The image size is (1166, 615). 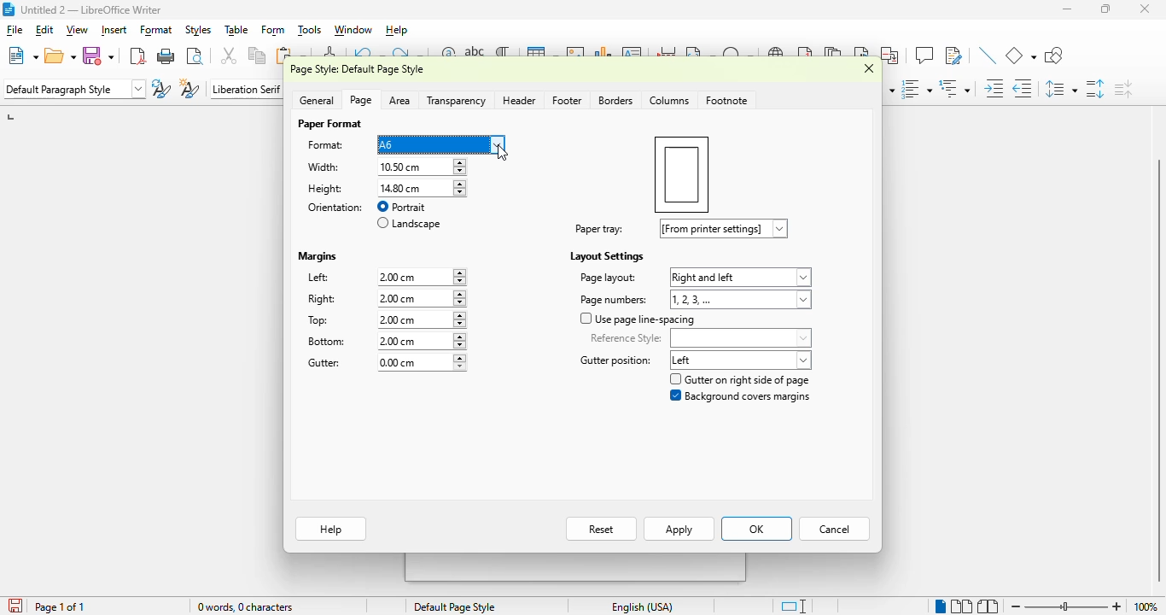 I want to click on single-page view, so click(x=940, y=606).